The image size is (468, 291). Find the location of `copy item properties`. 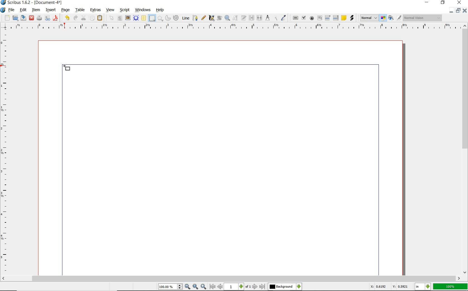

copy item properties is located at coordinates (276, 18).